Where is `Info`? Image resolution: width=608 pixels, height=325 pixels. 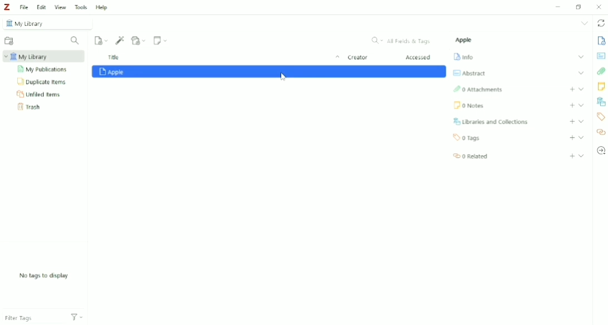
Info is located at coordinates (464, 57).